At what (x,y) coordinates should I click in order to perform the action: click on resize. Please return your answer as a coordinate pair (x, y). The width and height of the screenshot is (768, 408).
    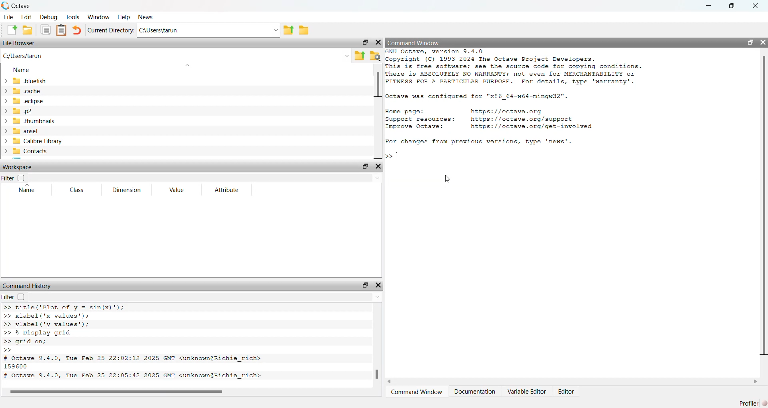
    Looking at the image, I should click on (366, 285).